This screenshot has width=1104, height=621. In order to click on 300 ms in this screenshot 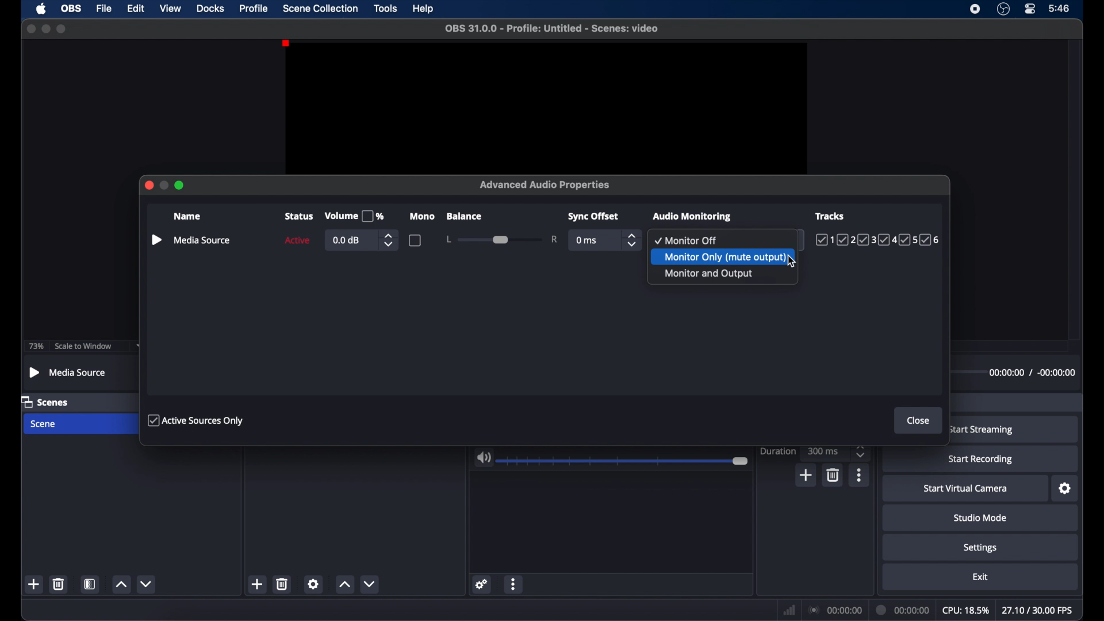, I will do `click(825, 451)`.